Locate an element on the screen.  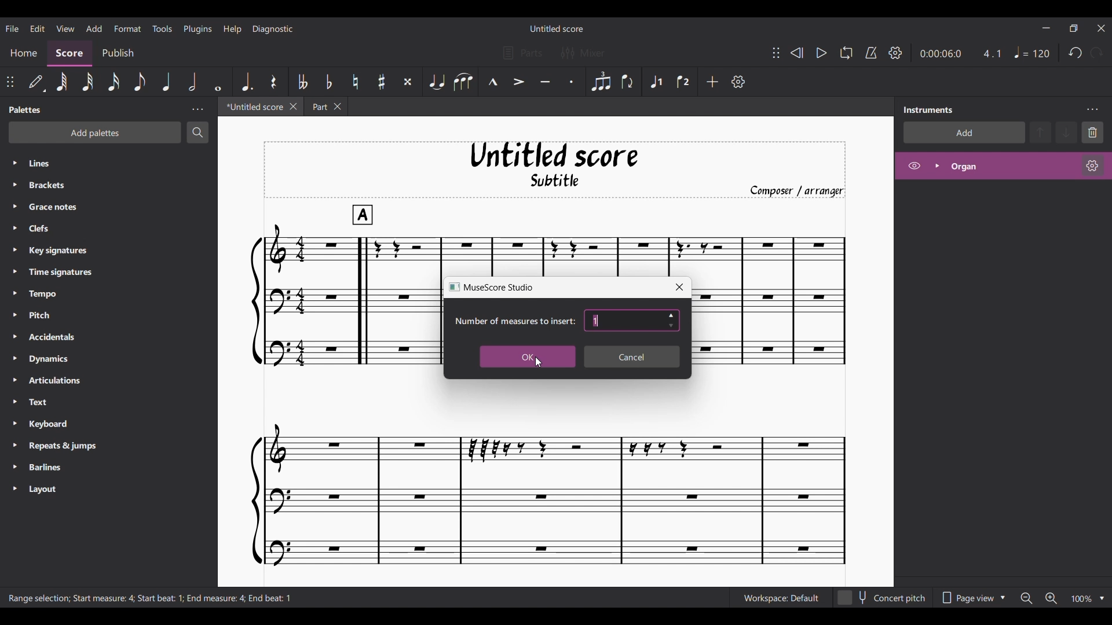
Rewind is located at coordinates (797, 53).